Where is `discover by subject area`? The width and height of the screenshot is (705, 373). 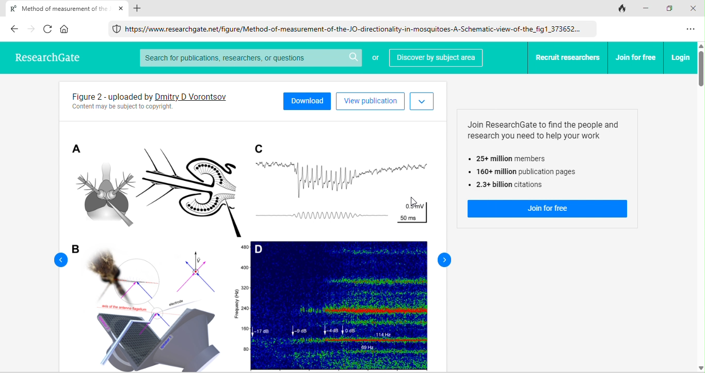 discover by subject area is located at coordinates (436, 58).